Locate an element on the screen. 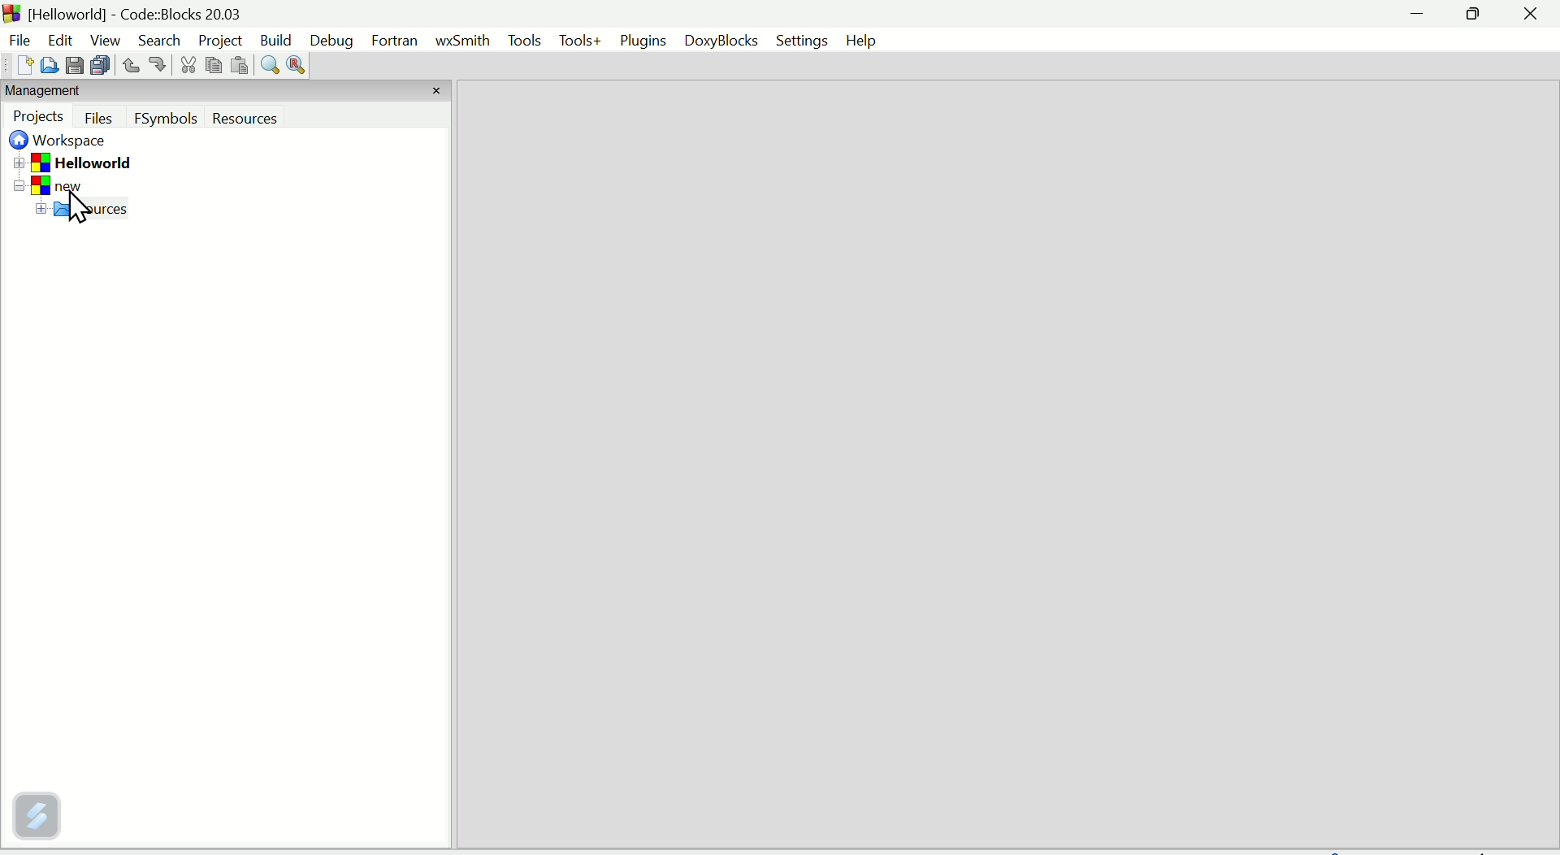 This screenshot has width=1560, height=855. Sources is located at coordinates (107, 212).